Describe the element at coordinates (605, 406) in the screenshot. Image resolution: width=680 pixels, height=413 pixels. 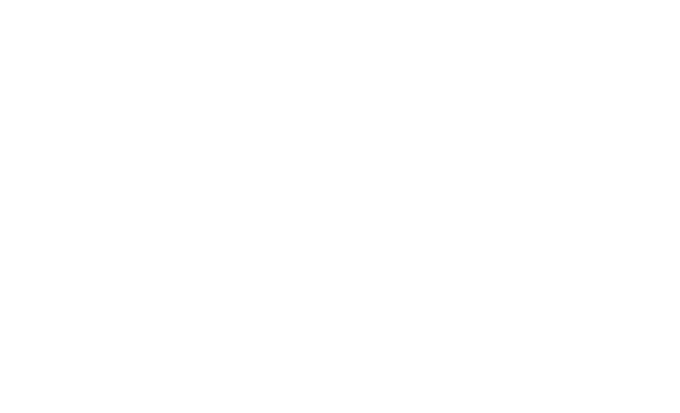
I see `CPU` at that location.